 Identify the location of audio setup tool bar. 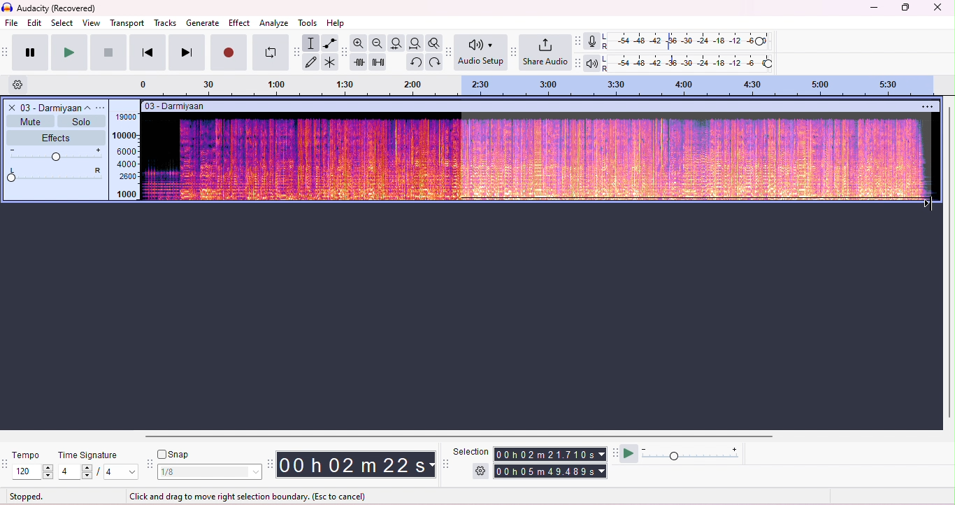
(447, 52).